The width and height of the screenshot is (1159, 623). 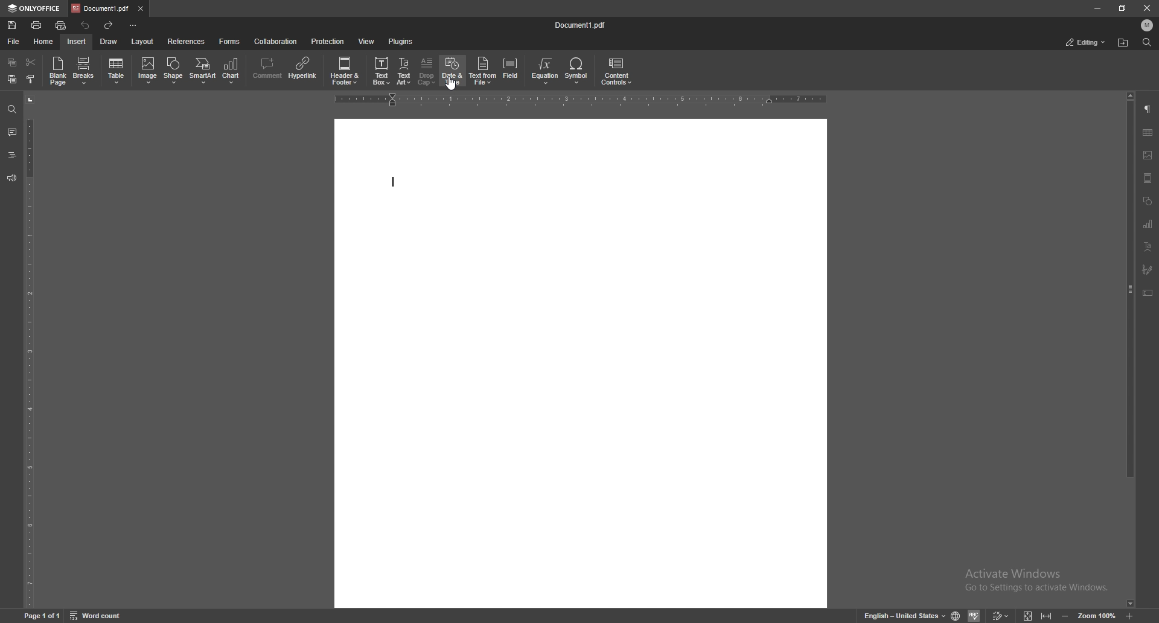 What do you see at coordinates (140, 8) in the screenshot?
I see `close tab` at bounding box center [140, 8].